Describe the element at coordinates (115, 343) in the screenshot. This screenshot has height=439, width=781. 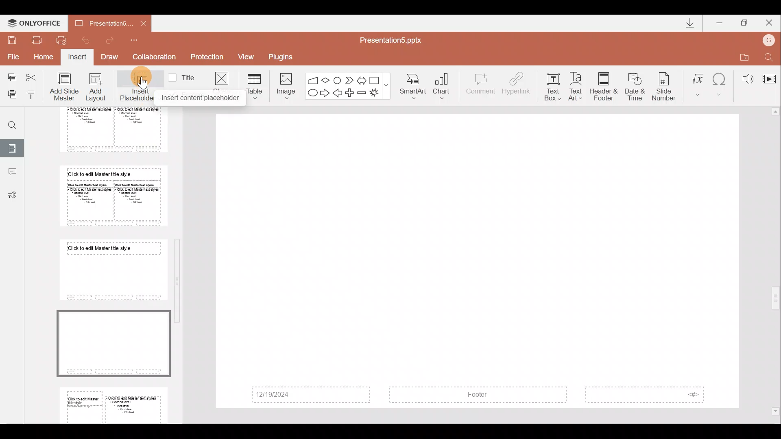
I see `Slide 8` at that location.